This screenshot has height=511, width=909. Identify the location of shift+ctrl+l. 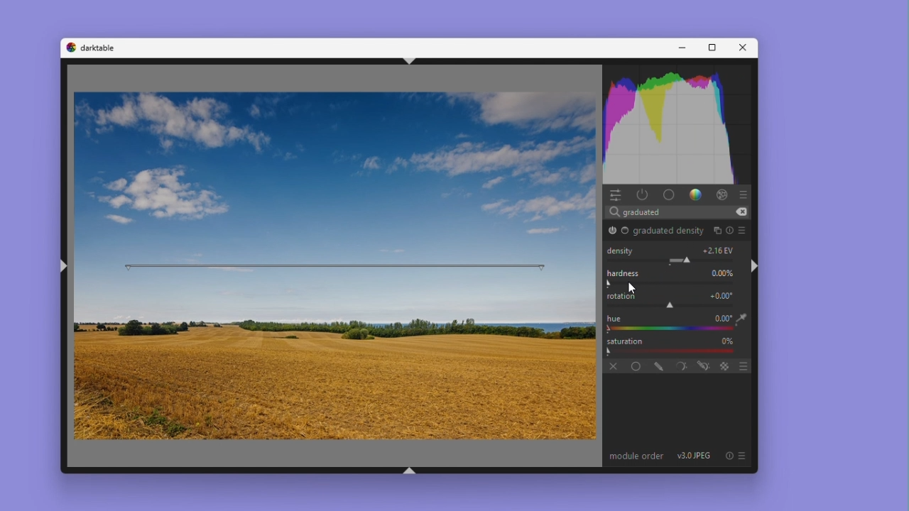
(66, 268).